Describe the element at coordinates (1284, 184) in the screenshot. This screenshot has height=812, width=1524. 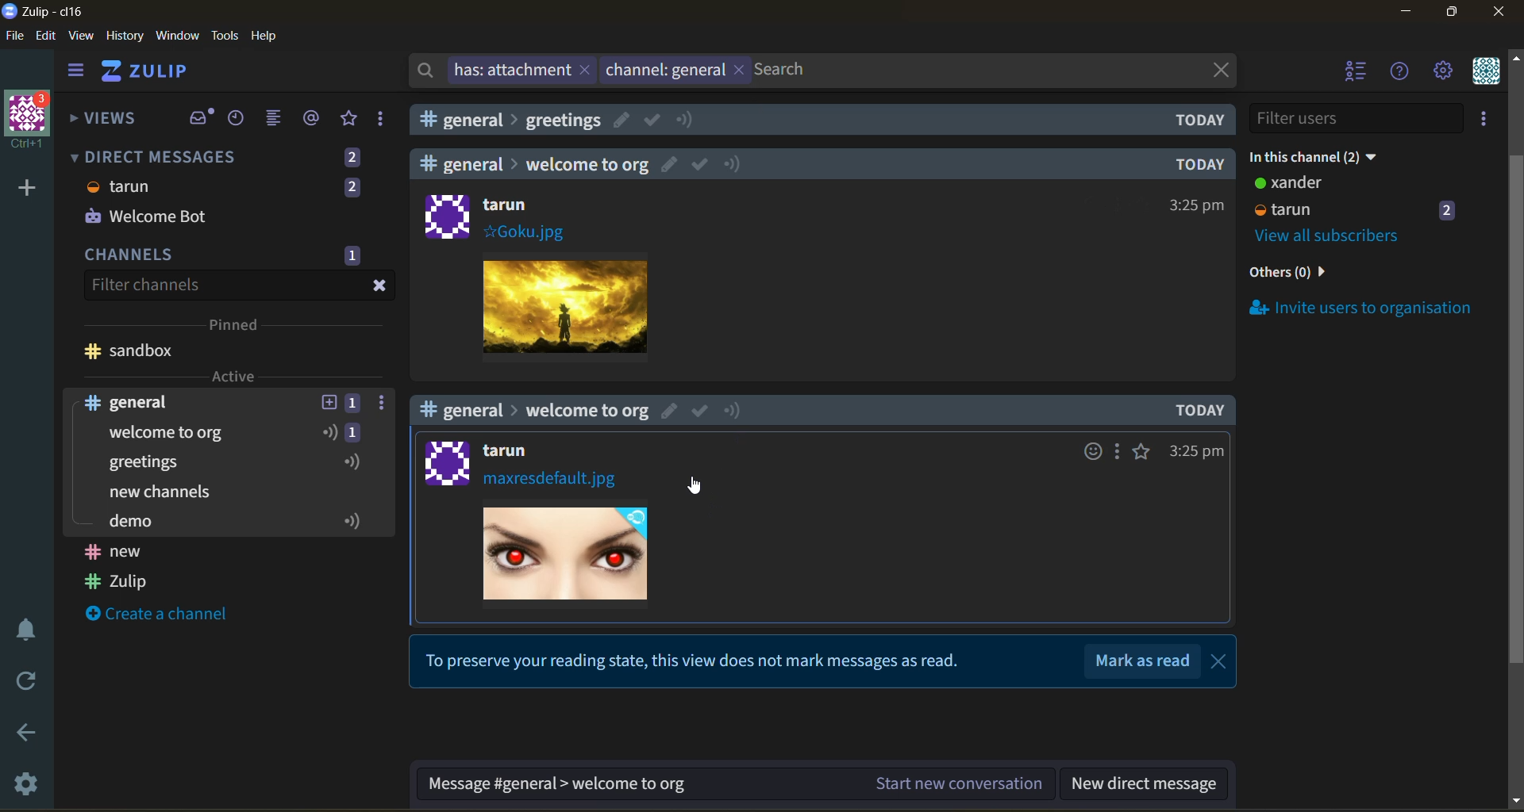
I see `tarun` at that location.